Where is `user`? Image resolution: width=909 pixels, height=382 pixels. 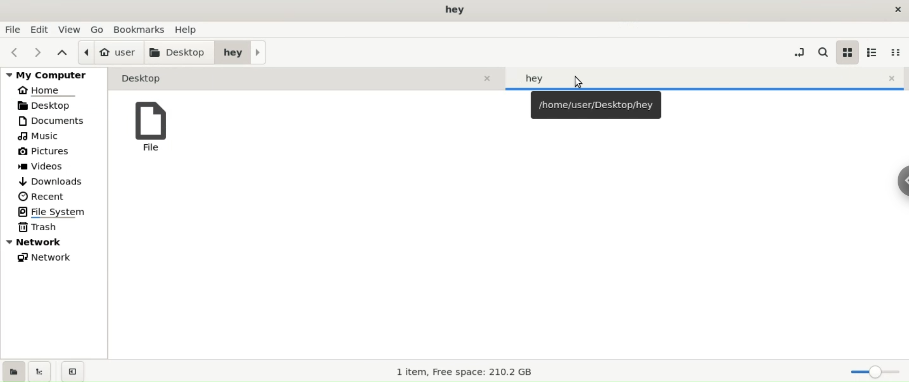 user is located at coordinates (111, 52).